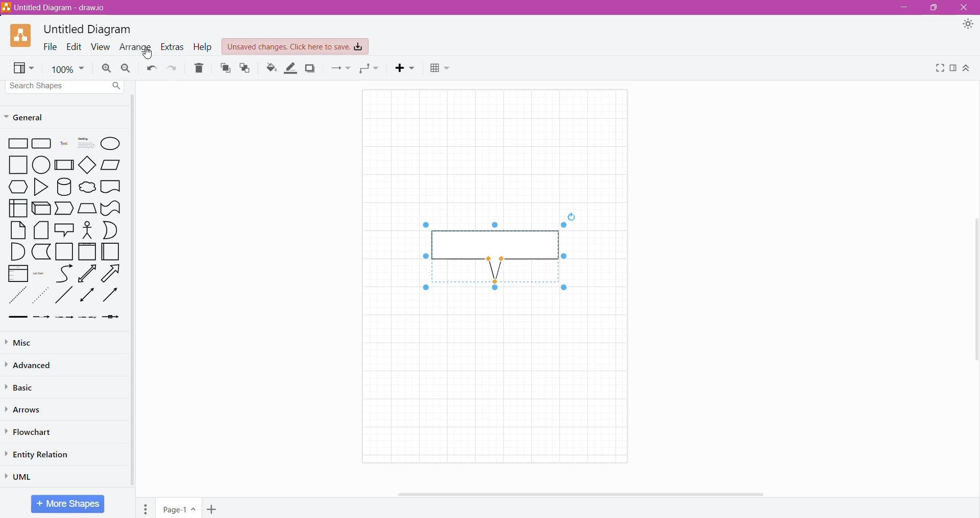  I want to click on Thick line, so click(18, 318).